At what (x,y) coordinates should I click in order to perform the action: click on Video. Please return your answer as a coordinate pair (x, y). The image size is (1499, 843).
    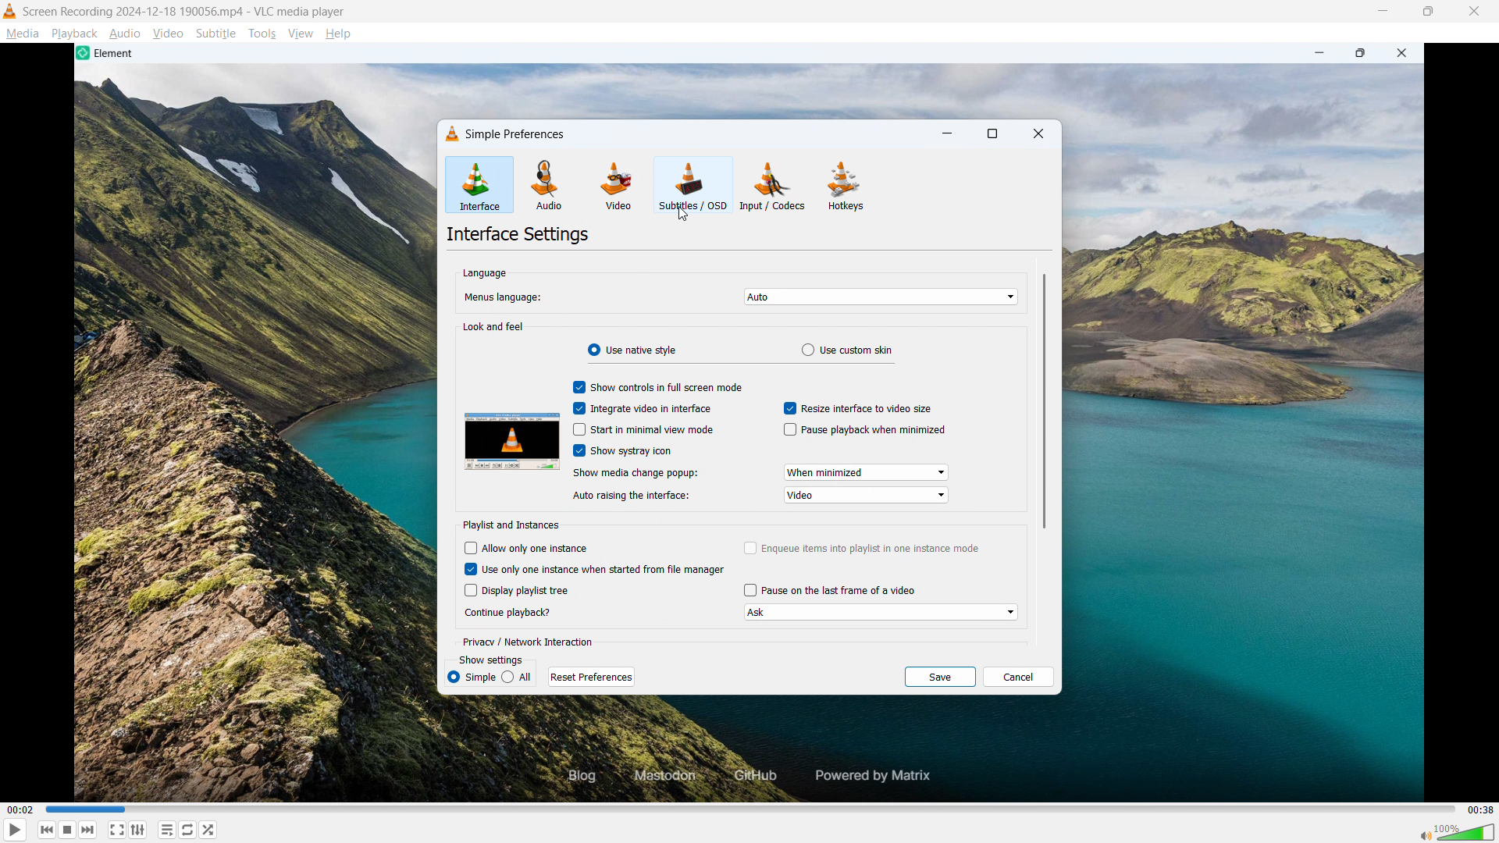
    Looking at the image, I should click on (867, 495).